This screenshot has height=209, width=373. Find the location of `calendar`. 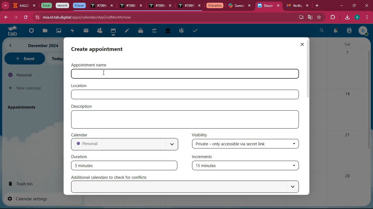

calendar is located at coordinates (113, 32).